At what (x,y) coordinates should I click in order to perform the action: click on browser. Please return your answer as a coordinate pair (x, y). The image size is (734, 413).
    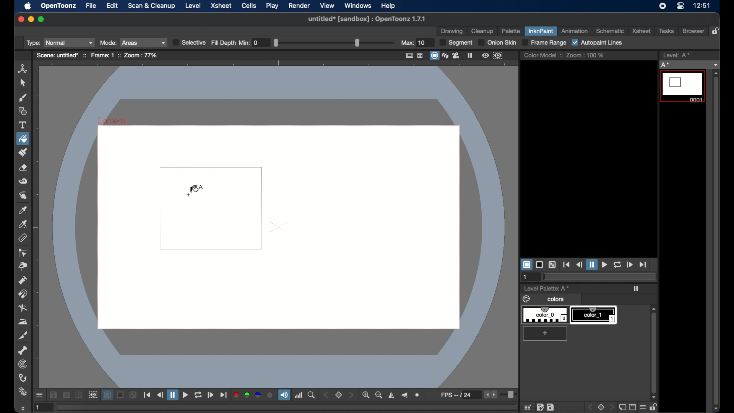
    Looking at the image, I should click on (693, 31).